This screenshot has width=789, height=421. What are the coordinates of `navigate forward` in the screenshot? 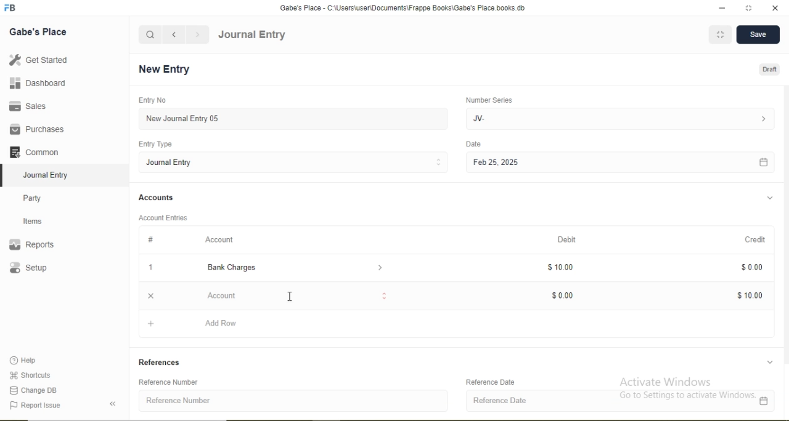 It's located at (198, 34).